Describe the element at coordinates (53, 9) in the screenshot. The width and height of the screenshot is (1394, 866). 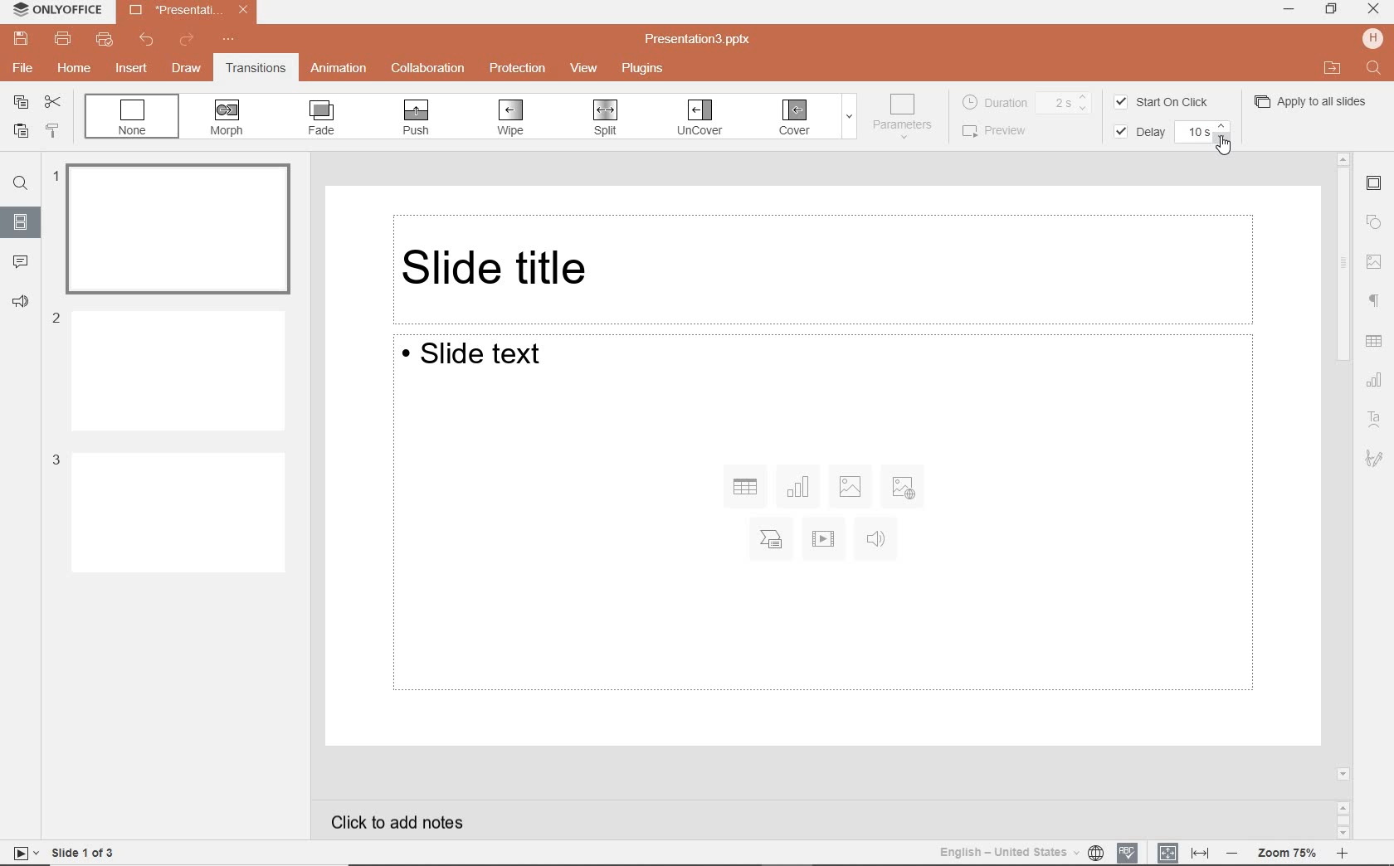
I see `ONLYOFFICE` at that location.